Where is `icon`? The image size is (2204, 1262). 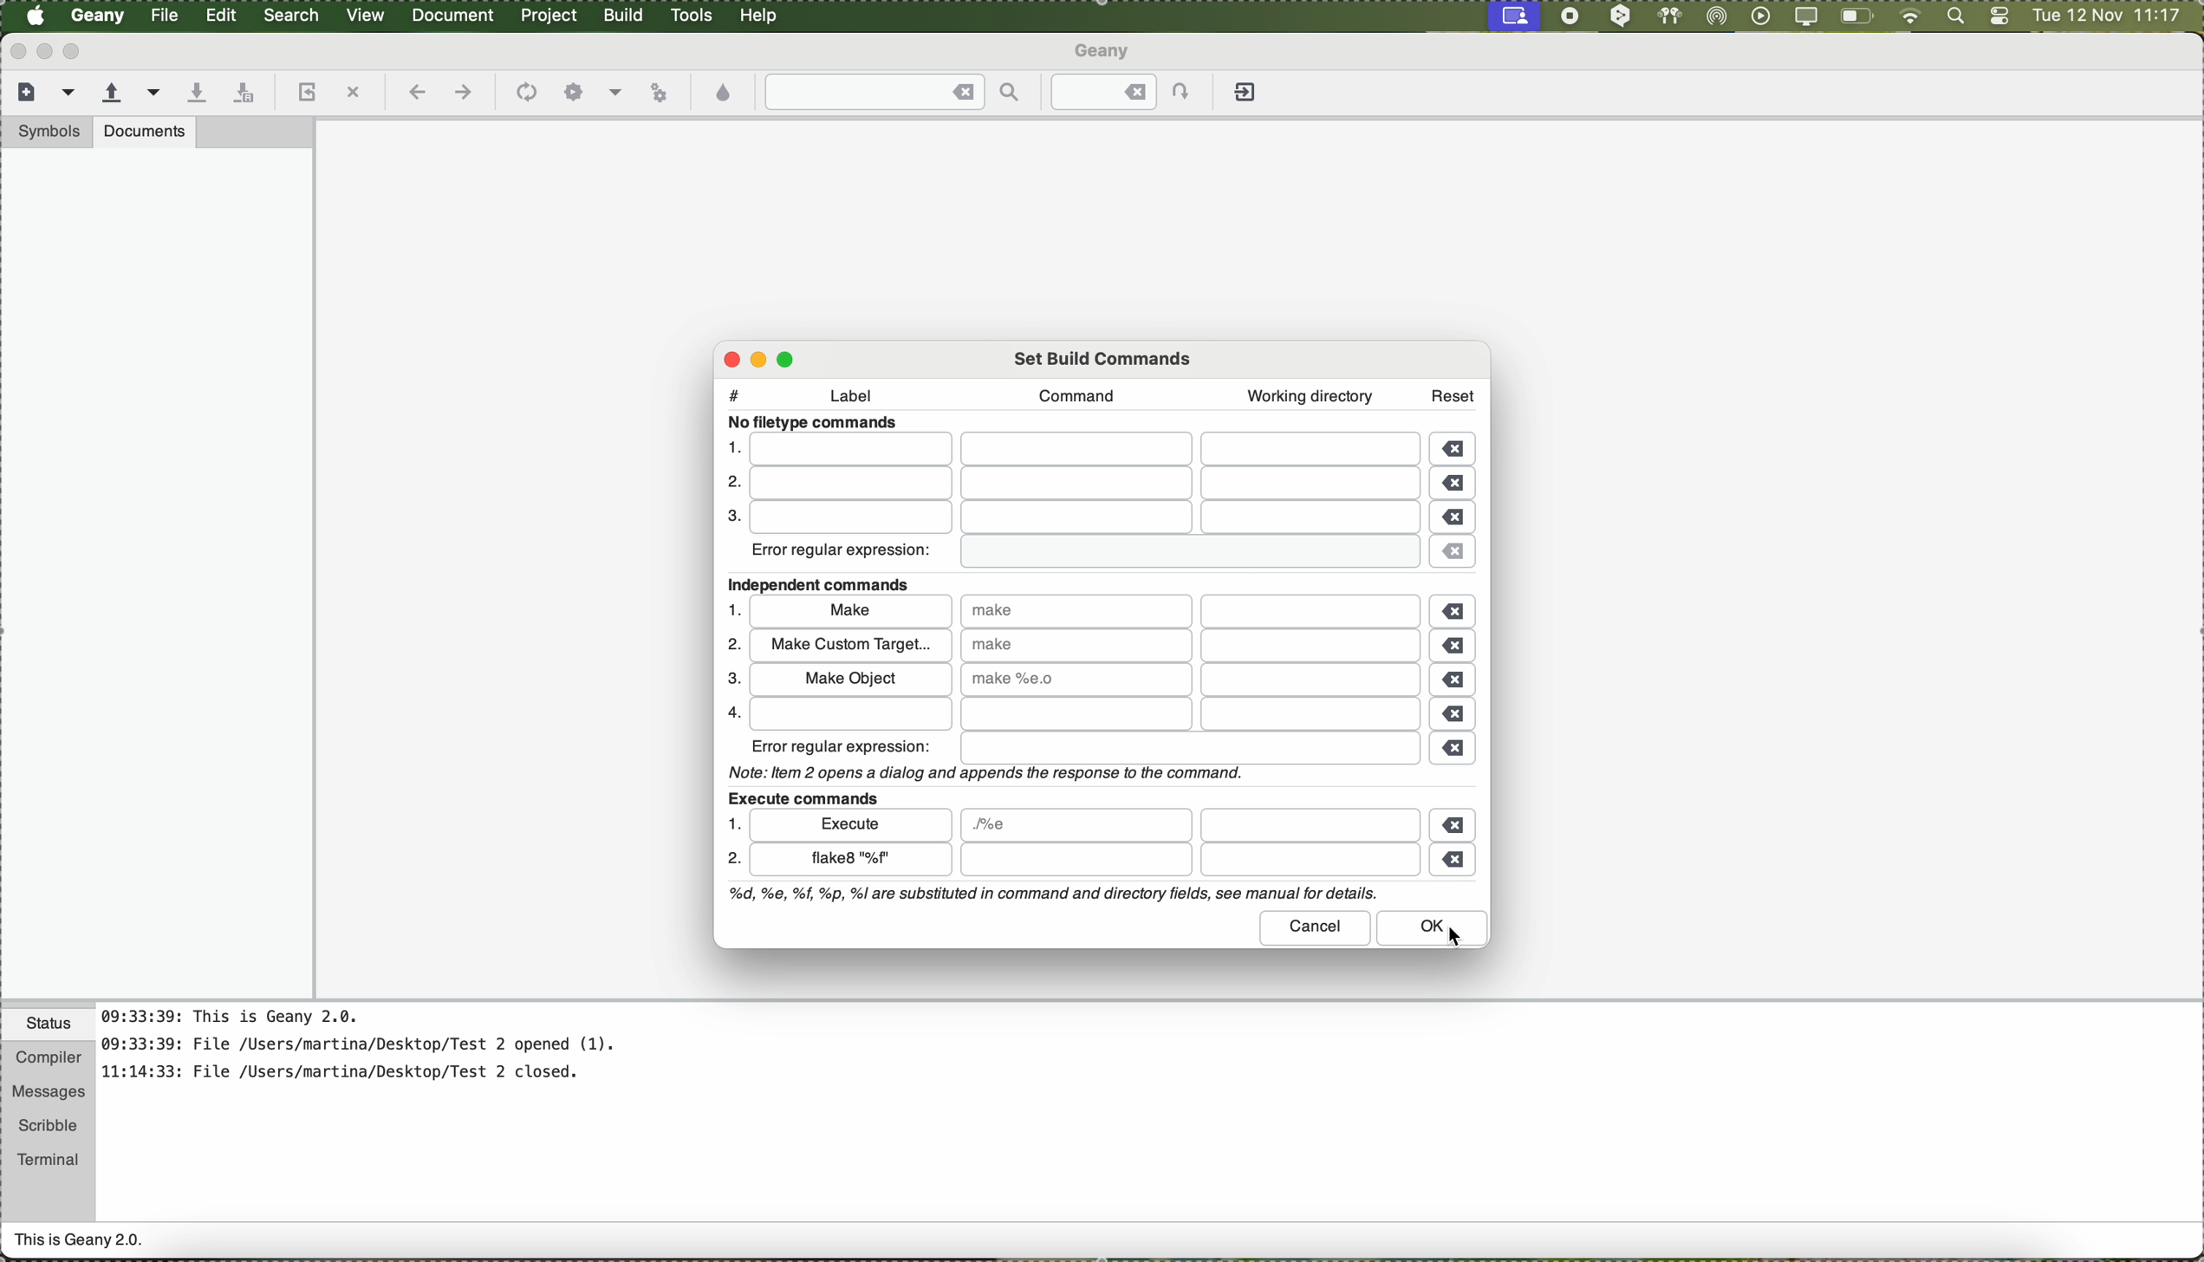
icon is located at coordinates (615, 94).